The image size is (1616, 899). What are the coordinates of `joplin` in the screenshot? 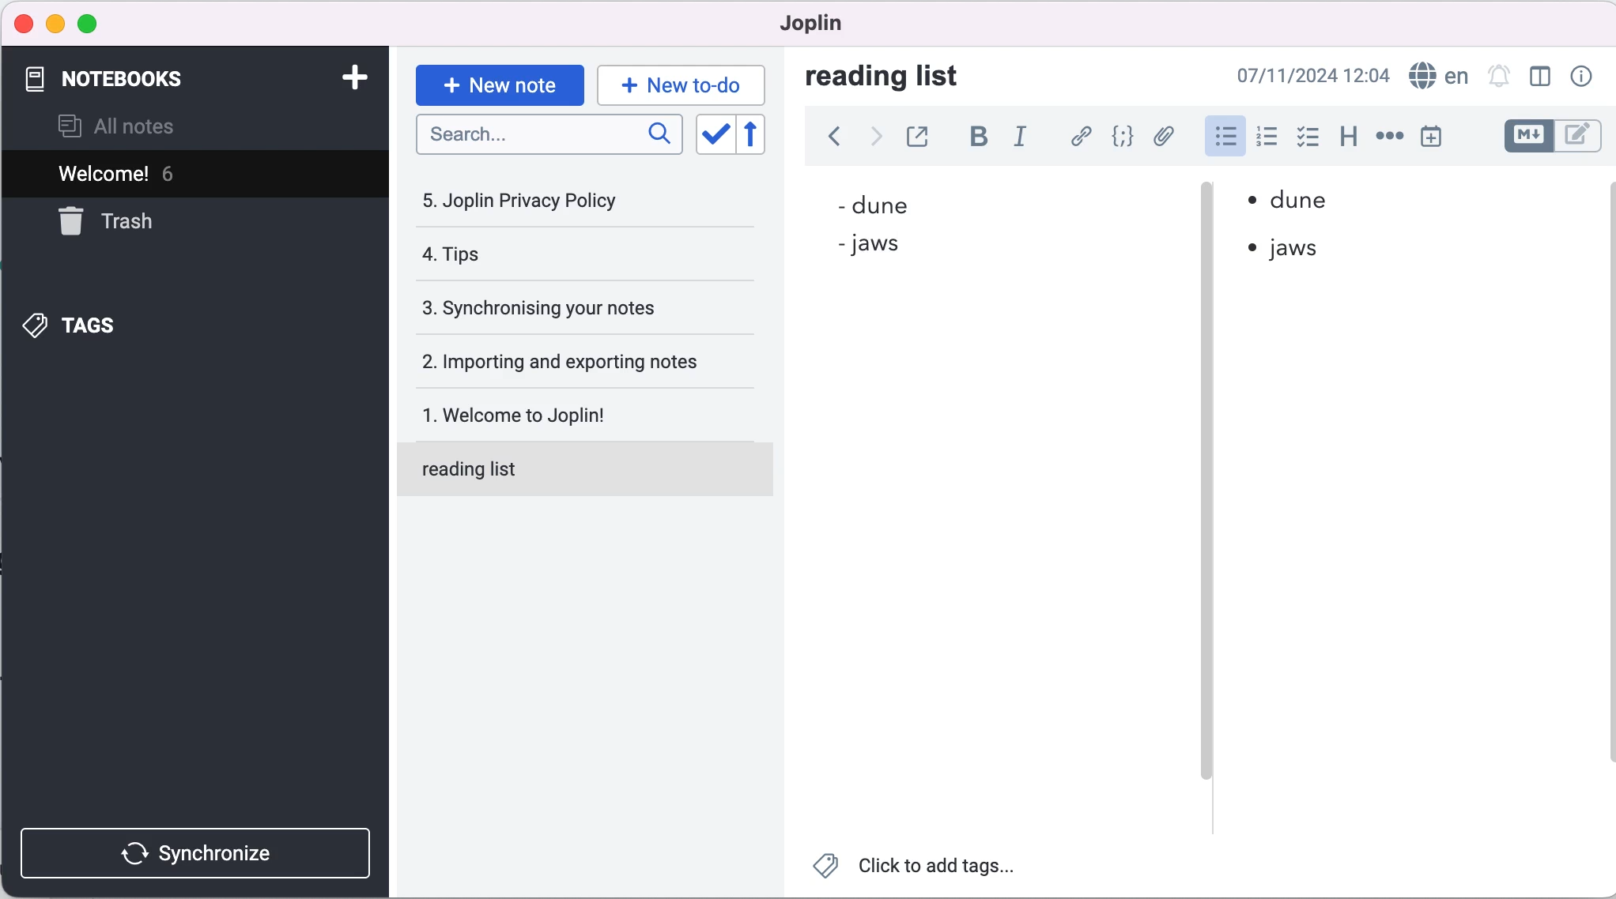 It's located at (838, 25).